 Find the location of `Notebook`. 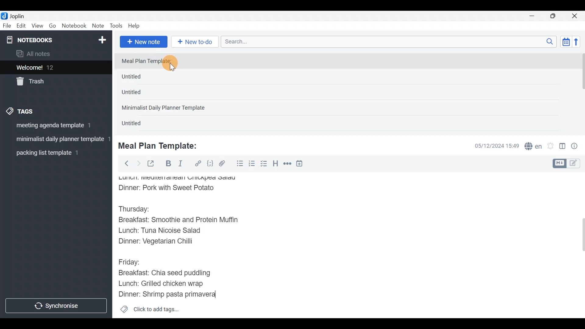

Notebook is located at coordinates (74, 26).